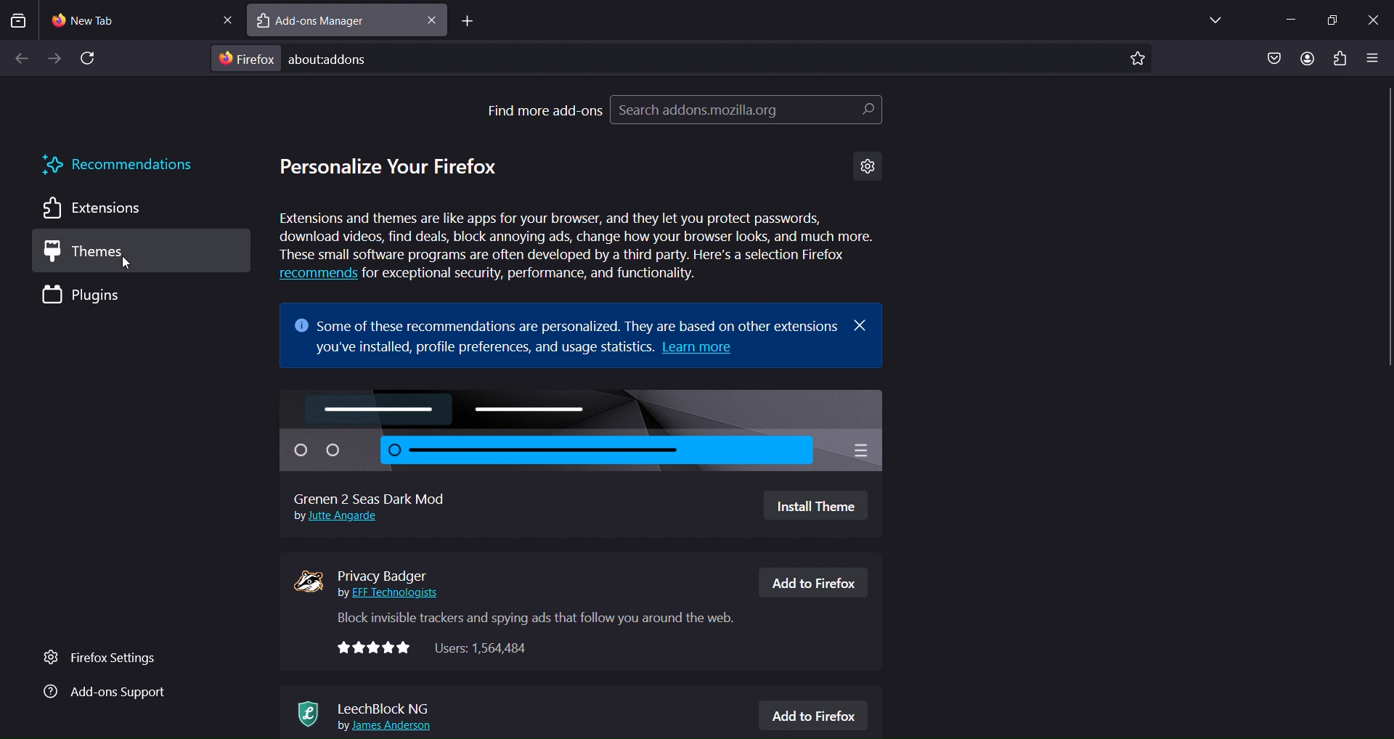  Describe the element at coordinates (867, 166) in the screenshot. I see `settings` at that location.